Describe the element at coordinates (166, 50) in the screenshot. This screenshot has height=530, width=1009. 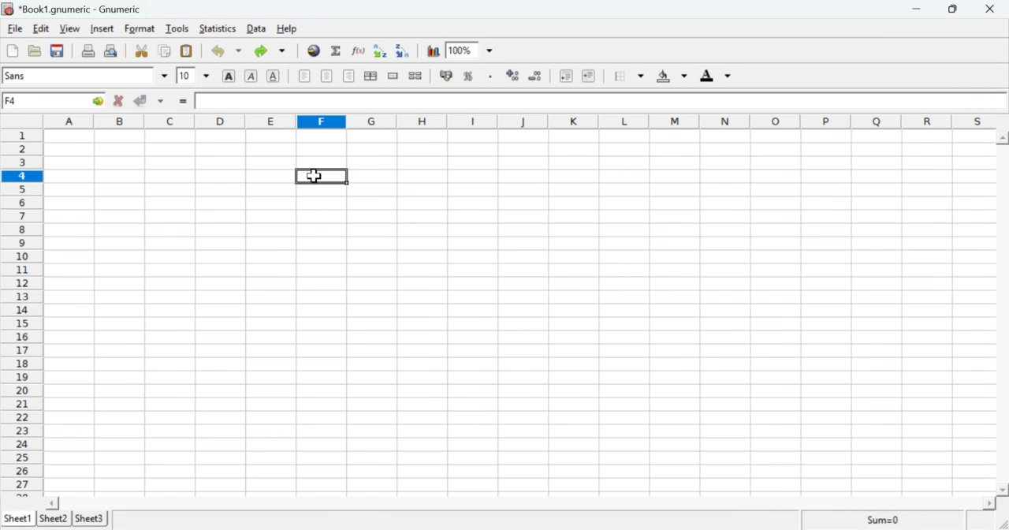
I see `Copy` at that location.